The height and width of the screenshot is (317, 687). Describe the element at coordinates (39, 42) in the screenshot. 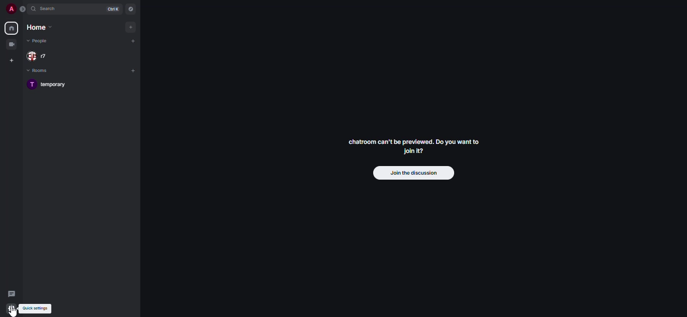

I see `people` at that location.